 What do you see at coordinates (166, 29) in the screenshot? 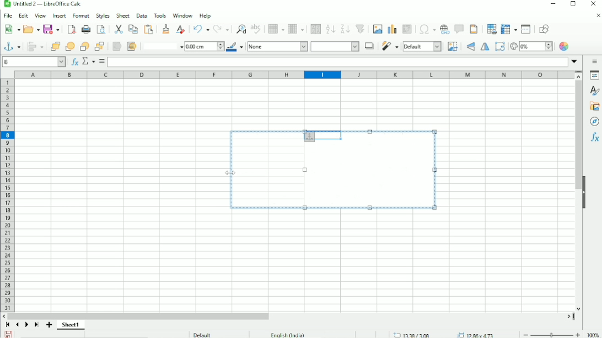
I see `Clone formatting` at bounding box center [166, 29].